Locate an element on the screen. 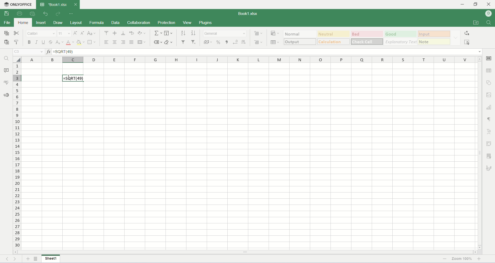  orientation is located at coordinates (143, 33).